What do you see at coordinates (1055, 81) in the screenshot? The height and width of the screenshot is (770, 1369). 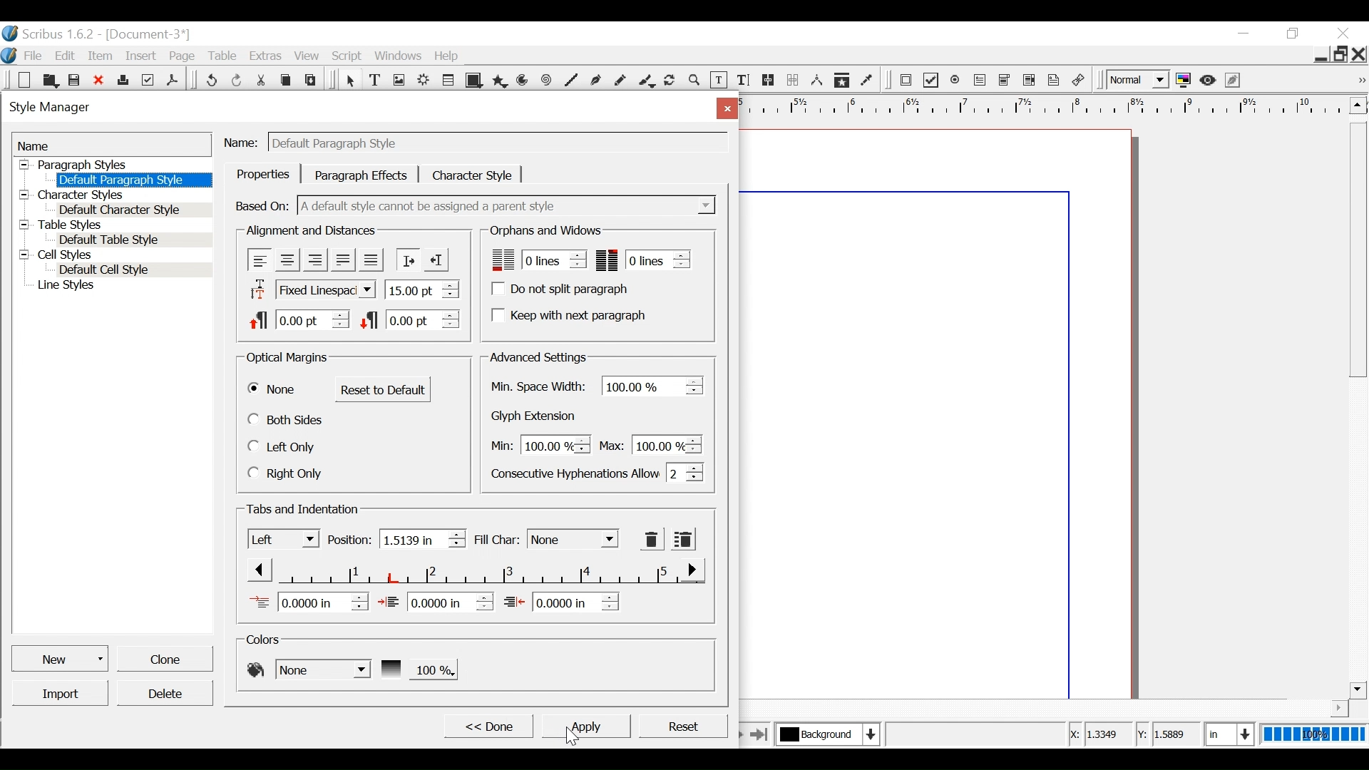 I see `Text Annotation` at bounding box center [1055, 81].